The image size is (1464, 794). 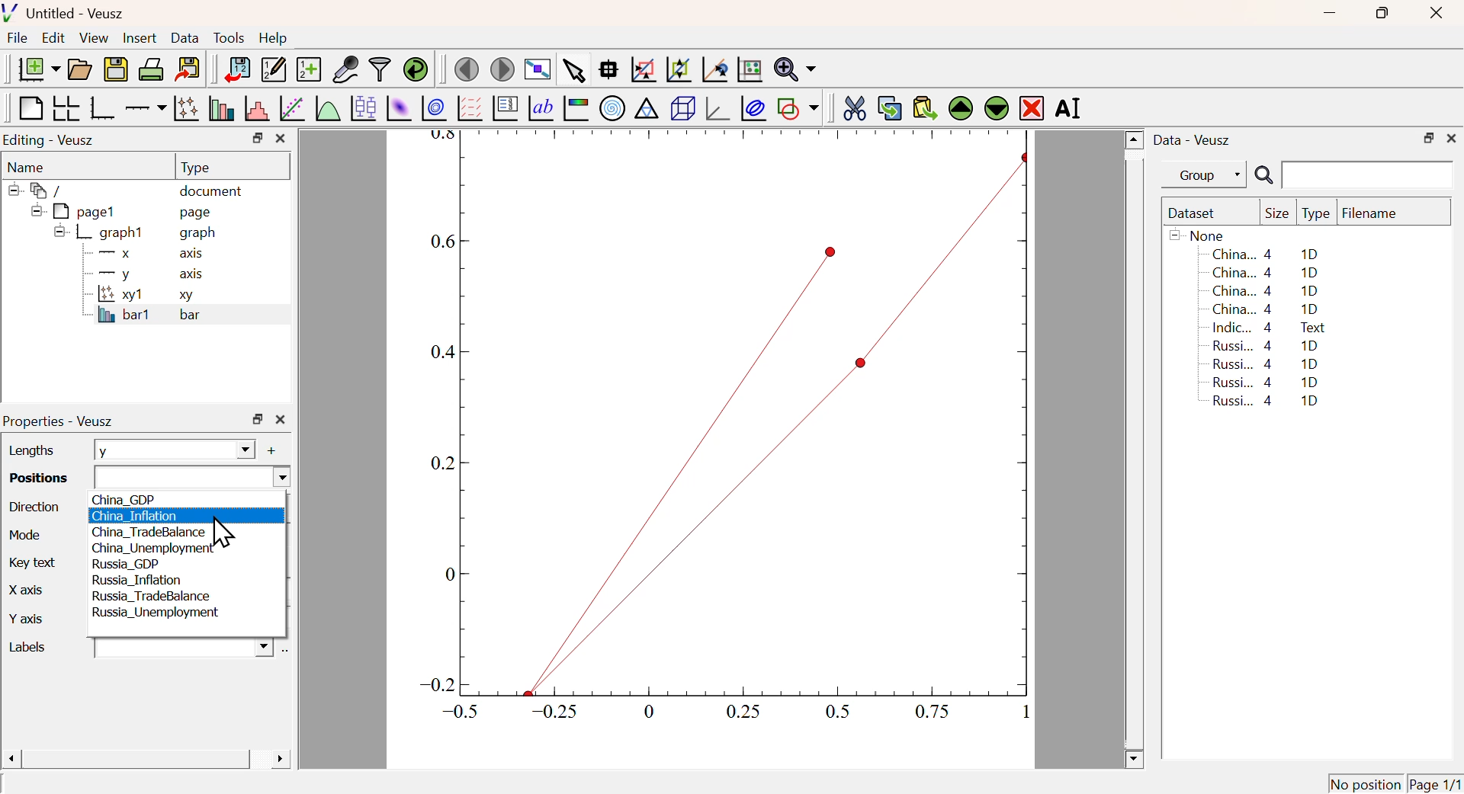 What do you see at coordinates (151, 597) in the screenshot?
I see `Russia_TradeBalance` at bounding box center [151, 597].